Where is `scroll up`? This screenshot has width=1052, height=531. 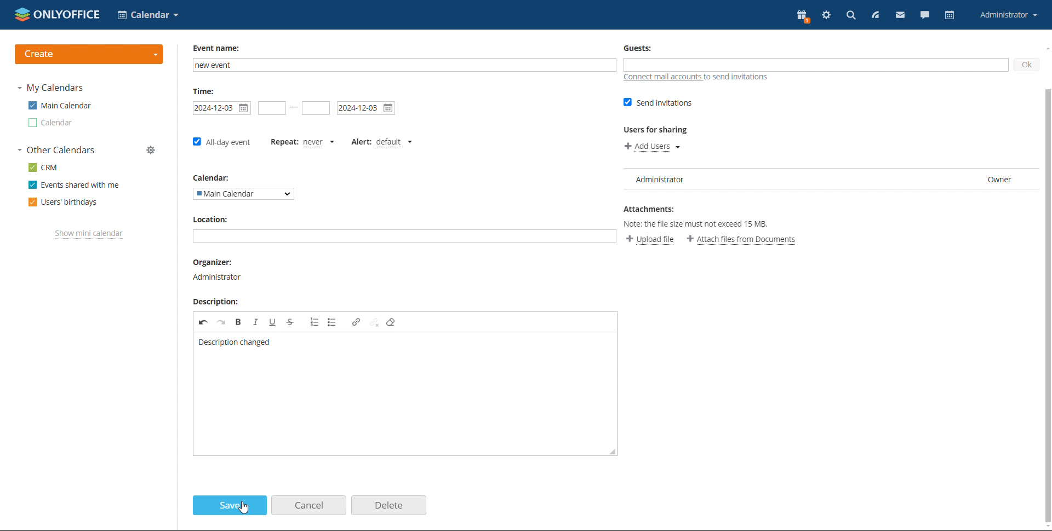
scroll up is located at coordinates (1045, 49).